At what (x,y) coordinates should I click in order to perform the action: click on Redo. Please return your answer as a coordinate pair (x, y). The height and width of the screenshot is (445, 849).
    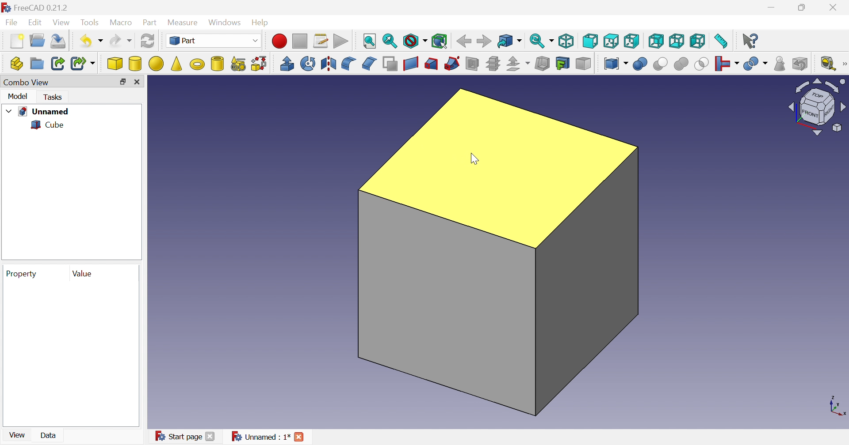
    Looking at the image, I should click on (121, 40).